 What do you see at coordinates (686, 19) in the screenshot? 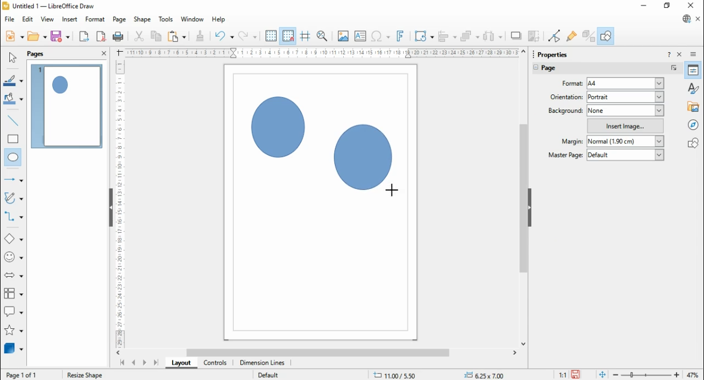
I see `libre office update` at bounding box center [686, 19].